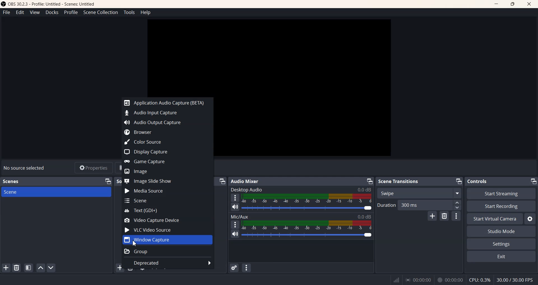 This screenshot has height=285, width=538. I want to click on Close, so click(530, 4).